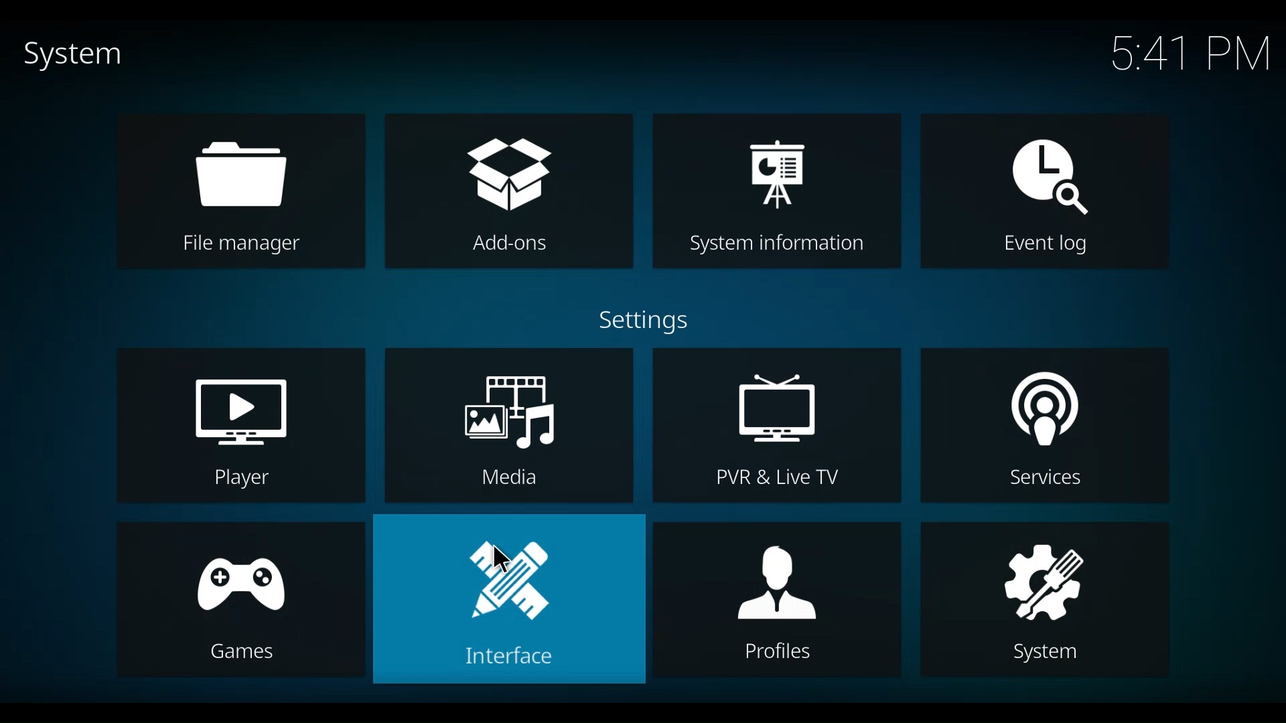 The width and height of the screenshot is (1286, 723). Describe the element at coordinates (242, 600) in the screenshot. I see `Games` at that location.